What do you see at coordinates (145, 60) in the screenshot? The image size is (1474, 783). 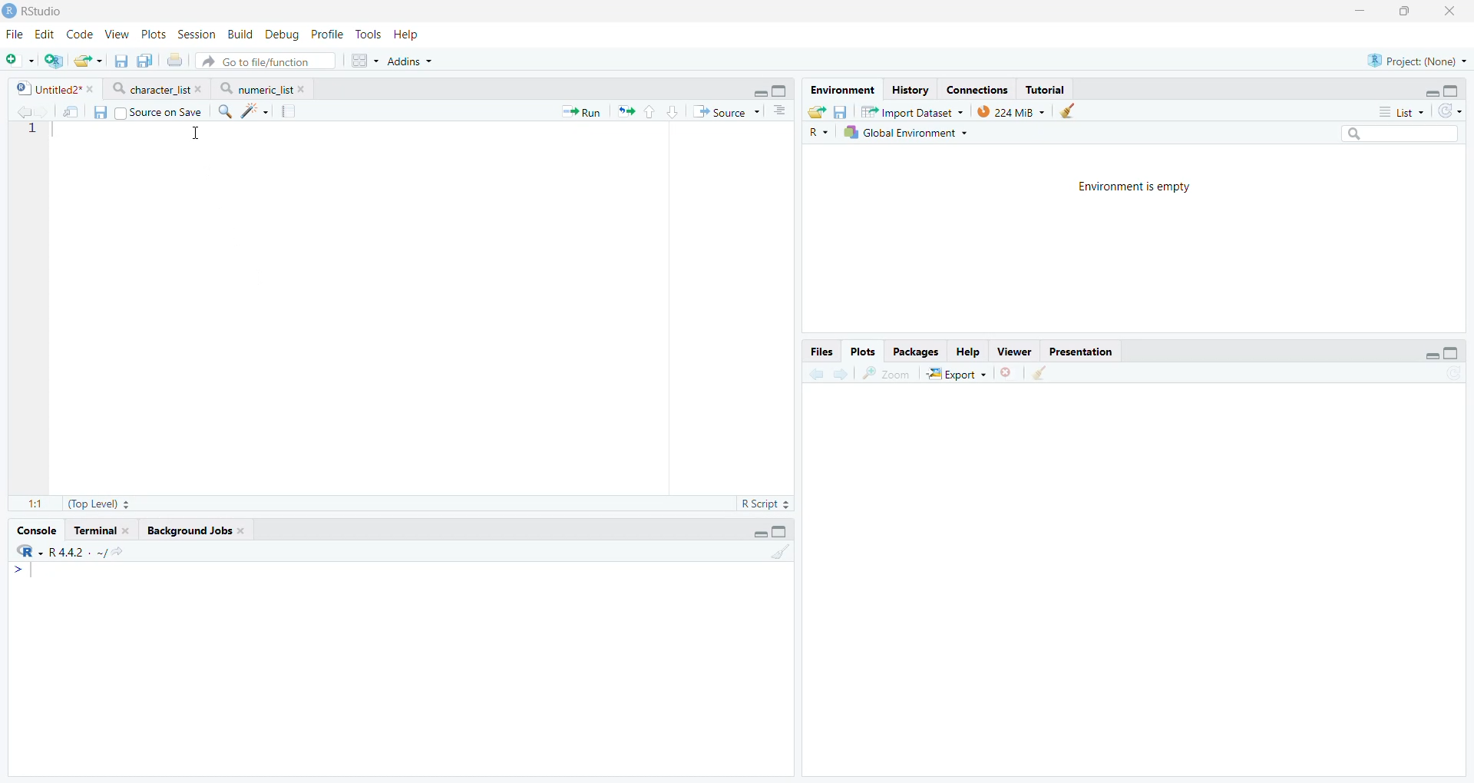 I see `Save all open files` at bounding box center [145, 60].